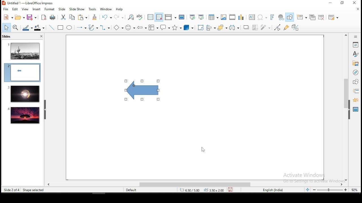 This screenshot has height=203, width=362. Describe the element at coordinates (165, 28) in the screenshot. I see `callout shapes` at that location.